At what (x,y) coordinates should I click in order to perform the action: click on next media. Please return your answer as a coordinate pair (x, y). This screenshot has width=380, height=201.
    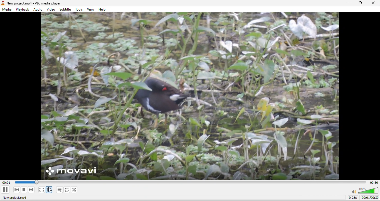
    Looking at the image, I should click on (31, 190).